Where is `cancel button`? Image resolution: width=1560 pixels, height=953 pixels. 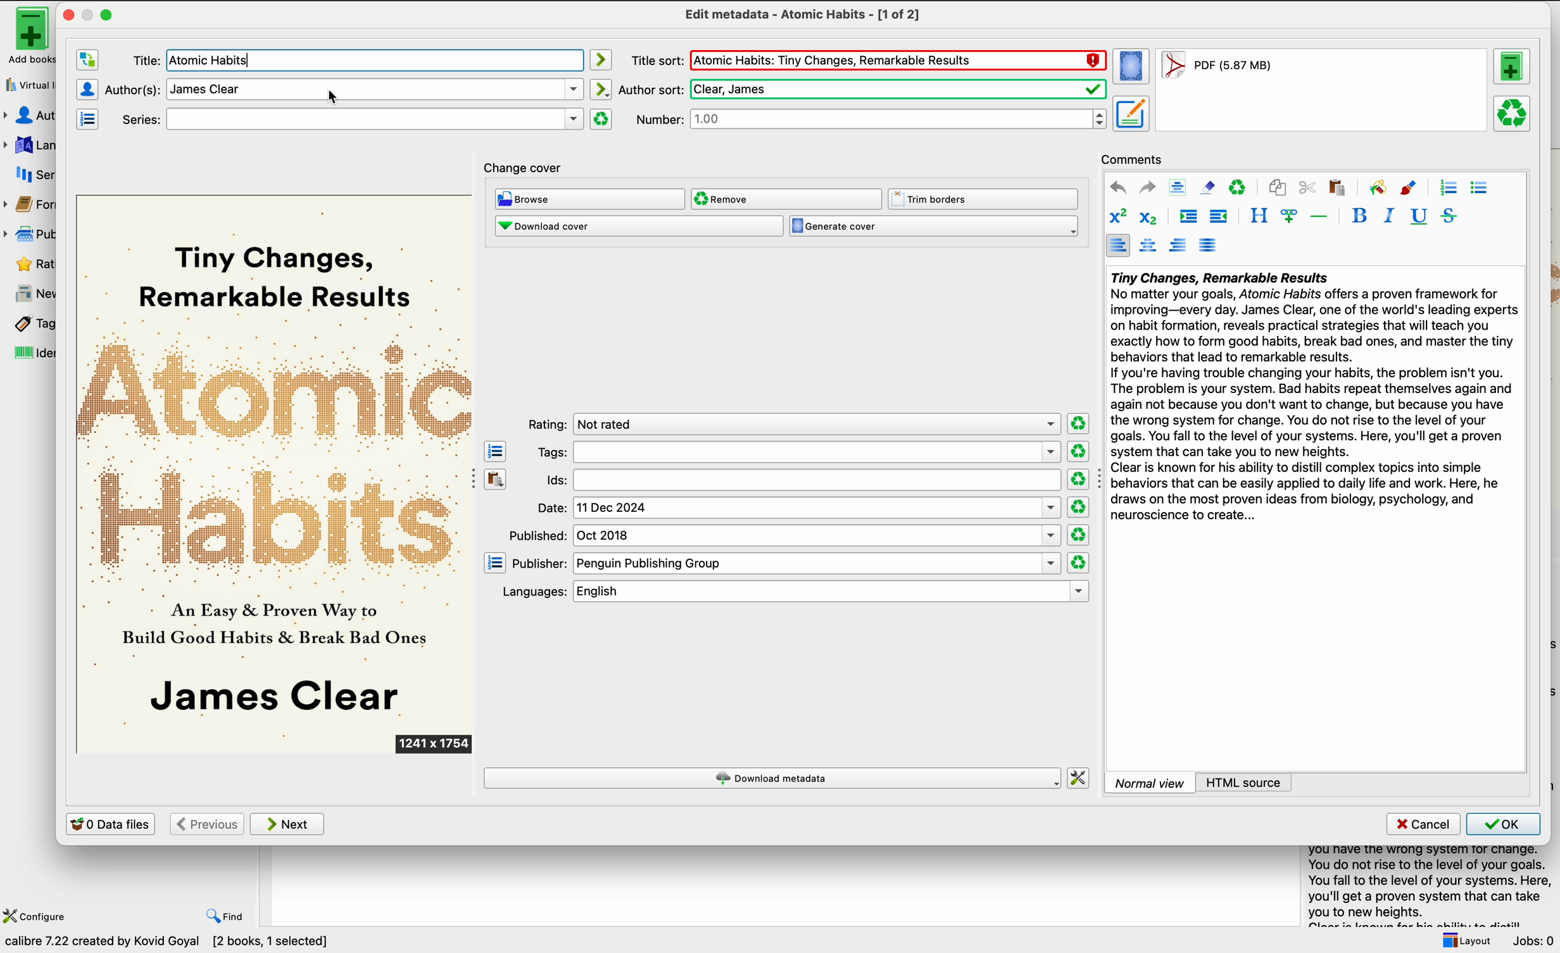
cancel button is located at coordinates (1421, 825).